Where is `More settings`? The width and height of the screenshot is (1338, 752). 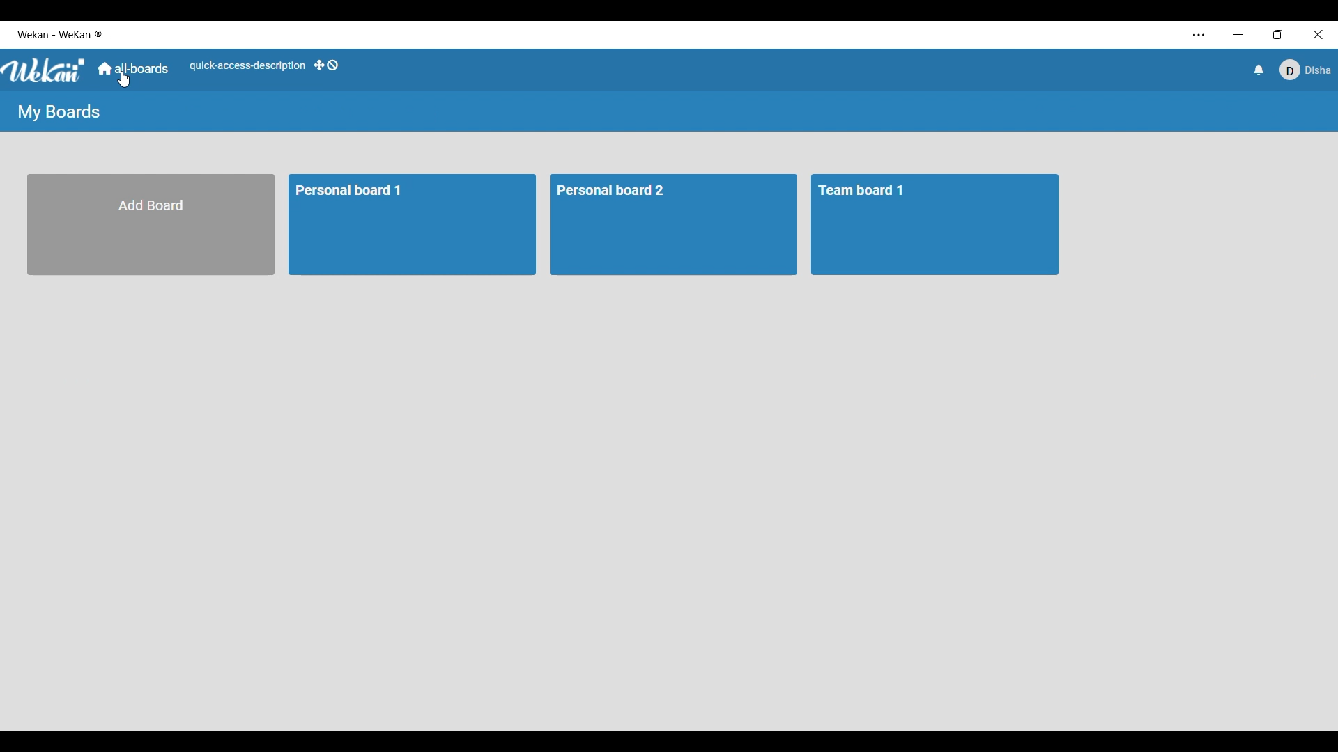
More settings is located at coordinates (1199, 36).